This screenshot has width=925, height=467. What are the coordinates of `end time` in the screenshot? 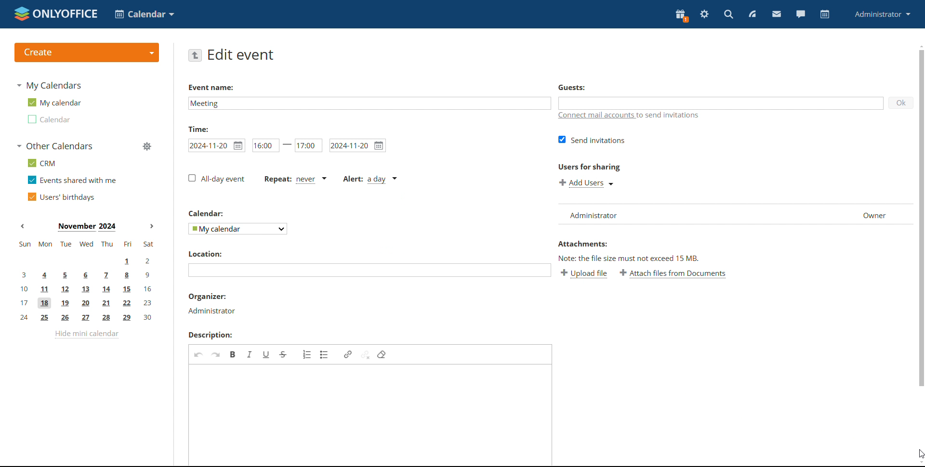 It's located at (308, 145).